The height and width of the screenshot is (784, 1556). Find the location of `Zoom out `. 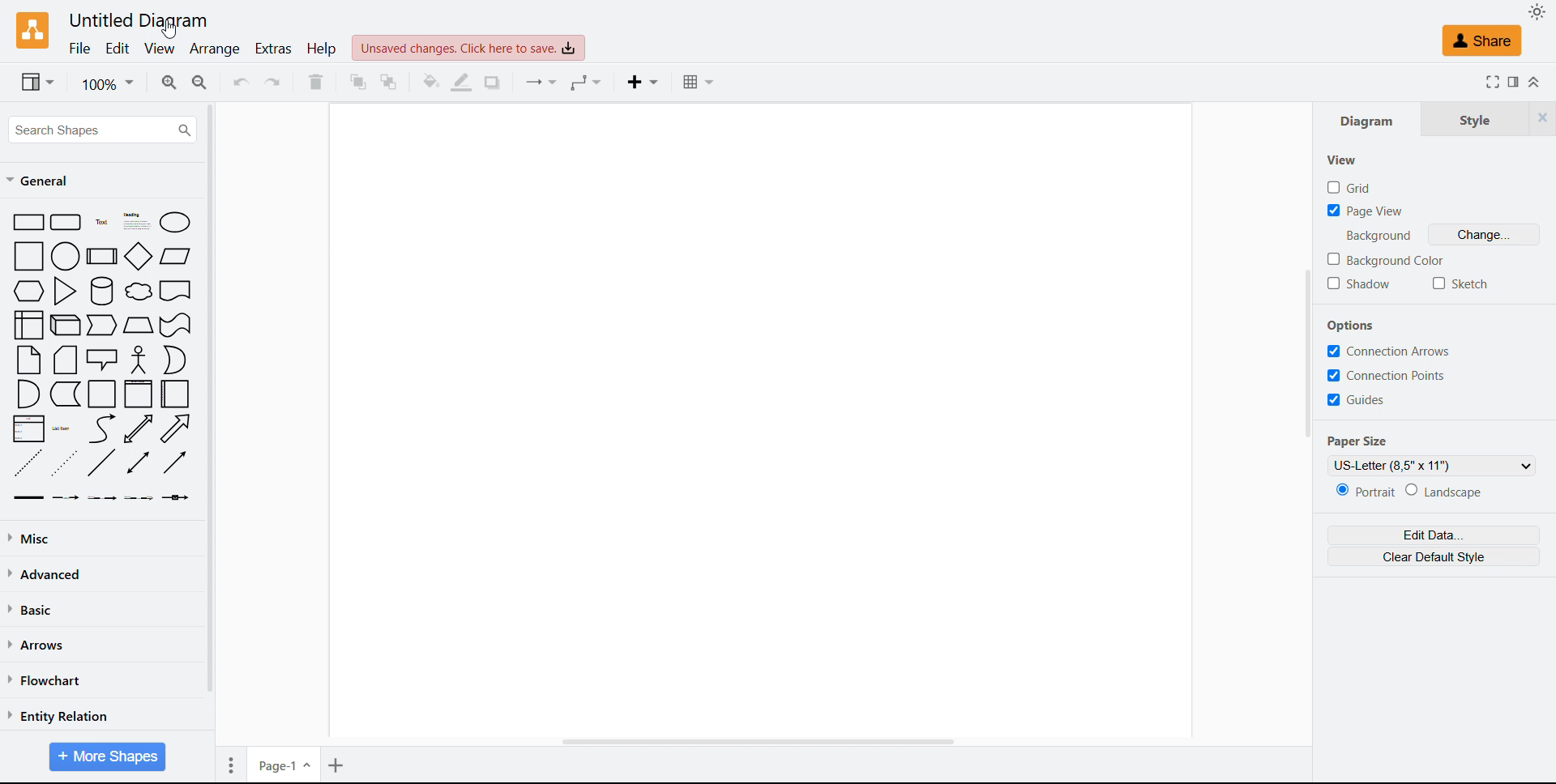

Zoom out  is located at coordinates (201, 83).